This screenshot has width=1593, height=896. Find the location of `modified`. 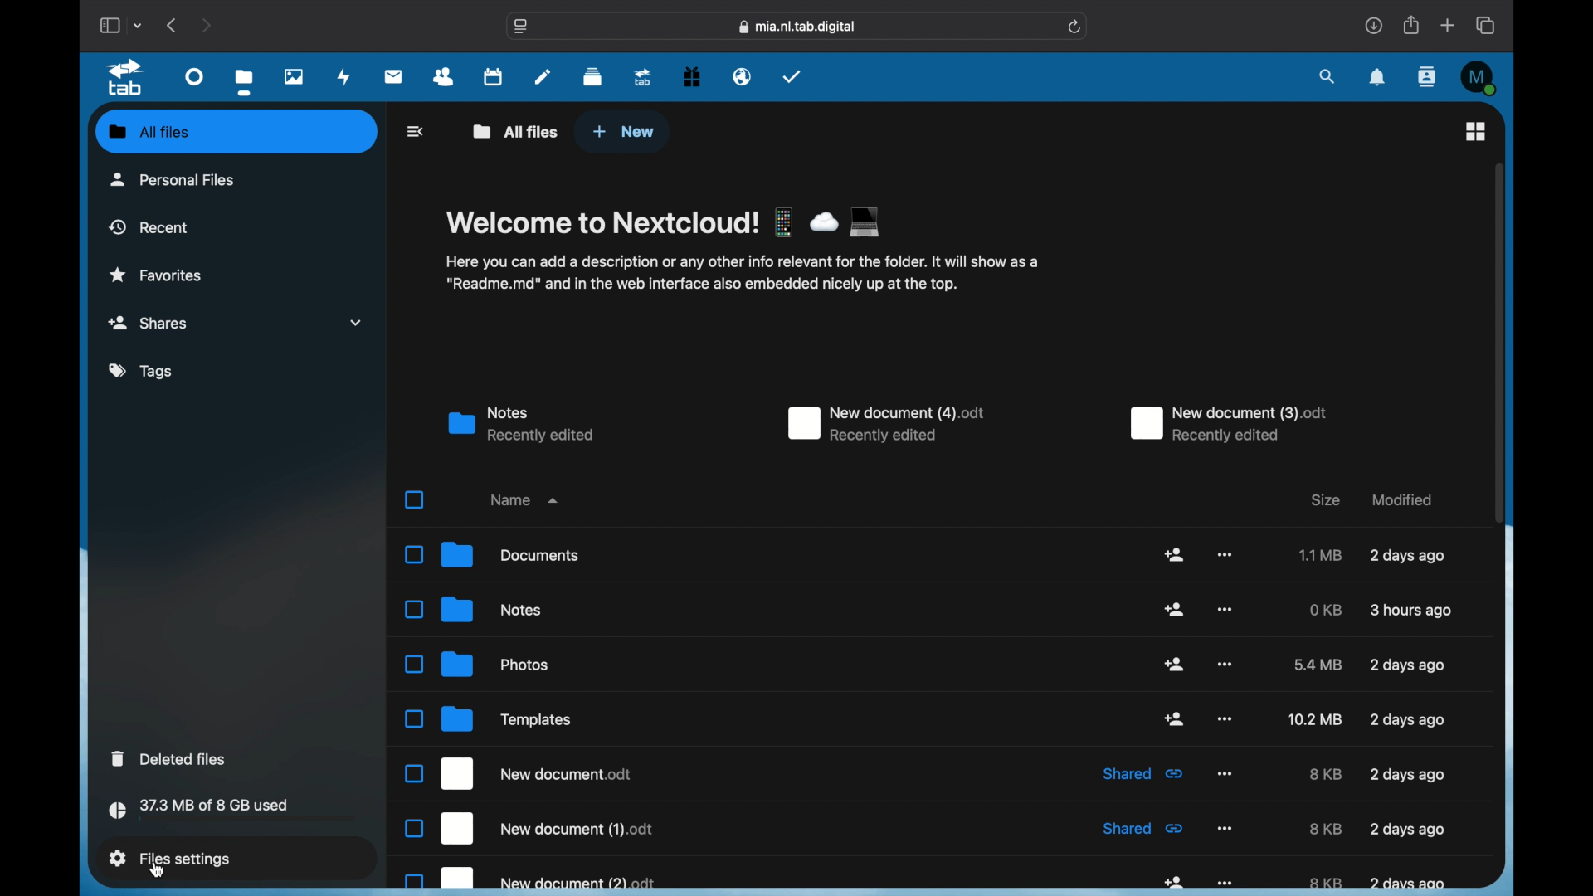

modified is located at coordinates (1405, 828).